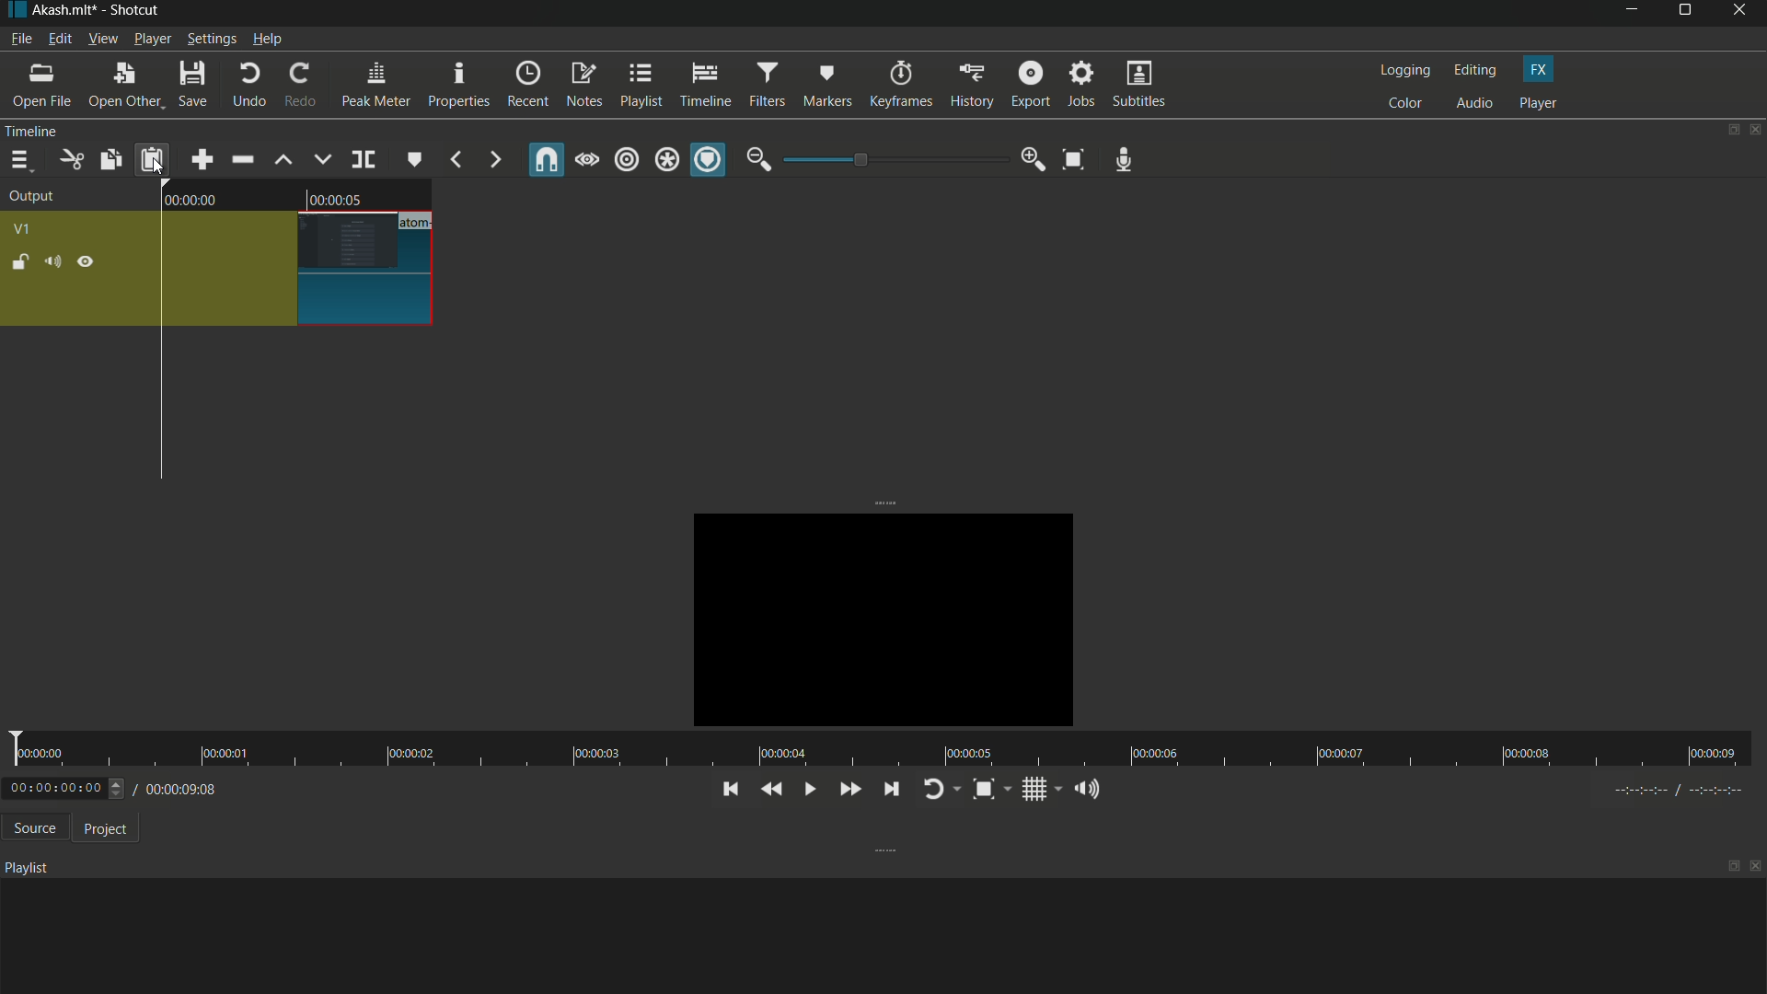 This screenshot has height=994, width=1767. What do you see at coordinates (971, 87) in the screenshot?
I see `history` at bounding box center [971, 87].